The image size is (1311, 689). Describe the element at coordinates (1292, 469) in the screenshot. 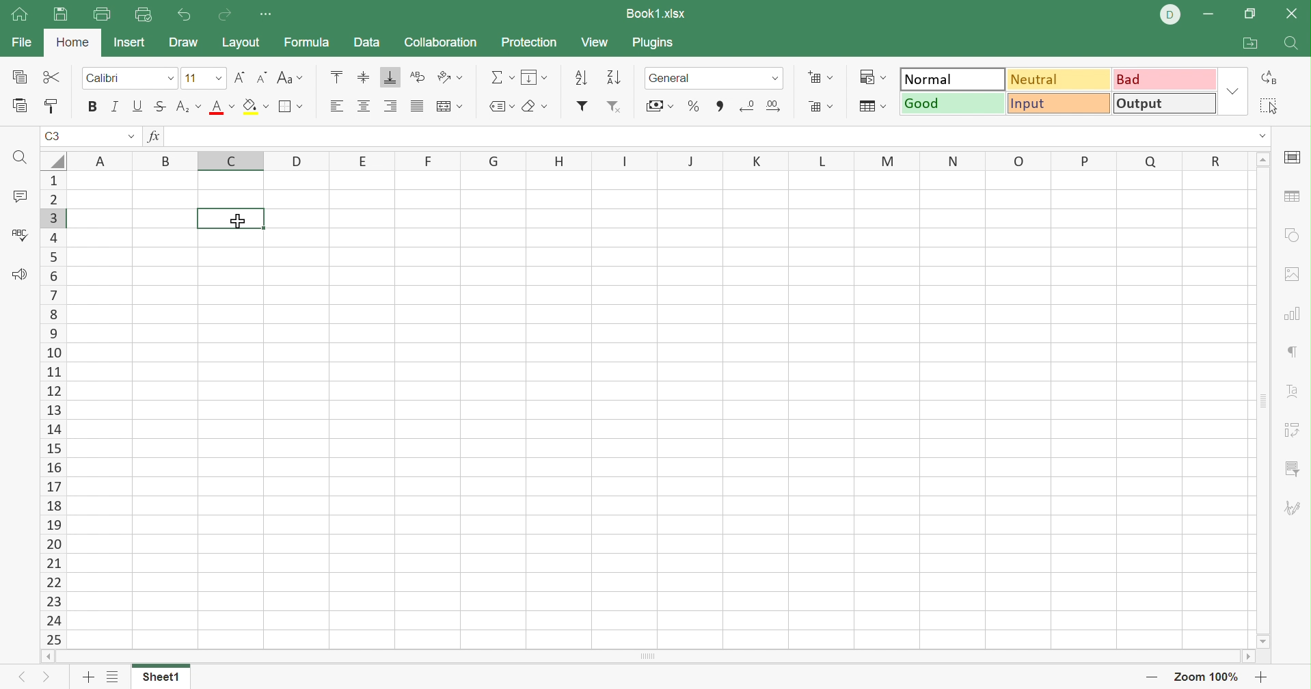

I see `Slicer settings` at that location.